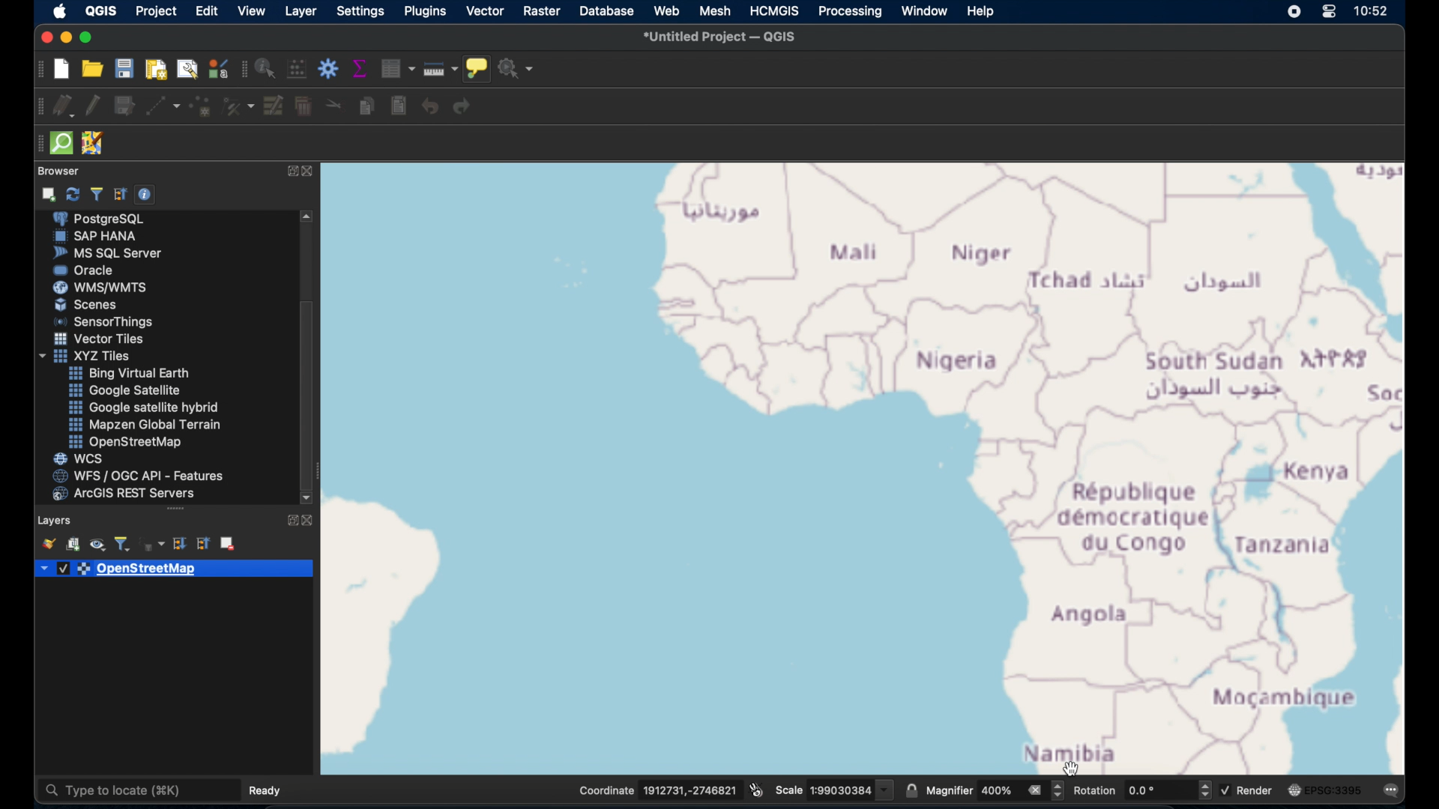 The width and height of the screenshot is (1439, 809). Describe the element at coordinates (1331, 791) in the screenshot. I see `EPSG: 3857` at that location.